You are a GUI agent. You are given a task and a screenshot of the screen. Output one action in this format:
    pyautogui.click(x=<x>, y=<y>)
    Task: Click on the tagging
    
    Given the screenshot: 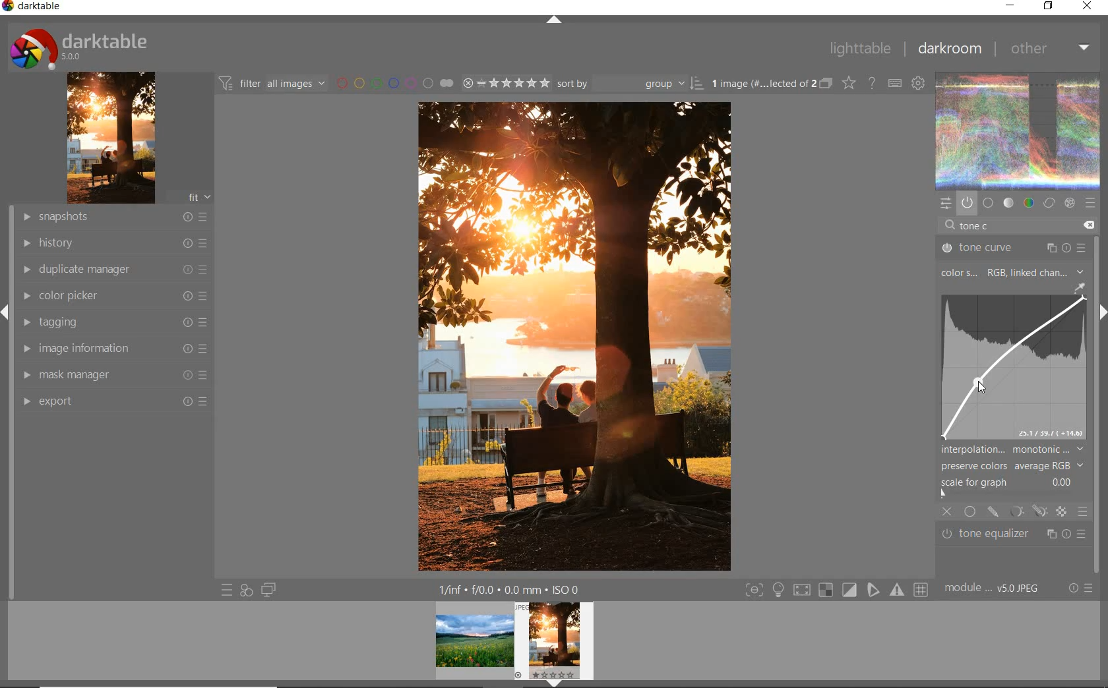 What is the action you would take?
    pyautogui.click(x=111, y=321)
    